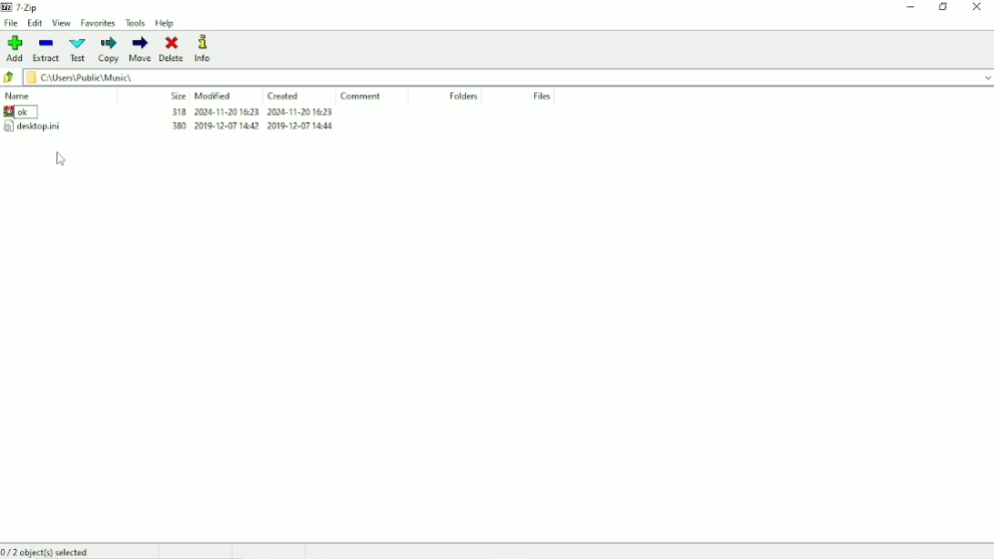 The height and width of the screenshot is (559, 994). I want to click on Modified, so click(214, 96).